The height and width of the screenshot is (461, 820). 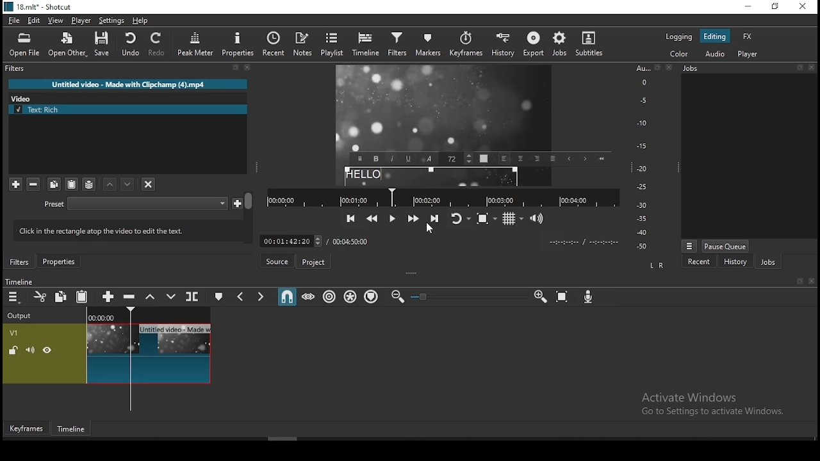 I want to click on create/edit marker, so click(x=217, y=296).